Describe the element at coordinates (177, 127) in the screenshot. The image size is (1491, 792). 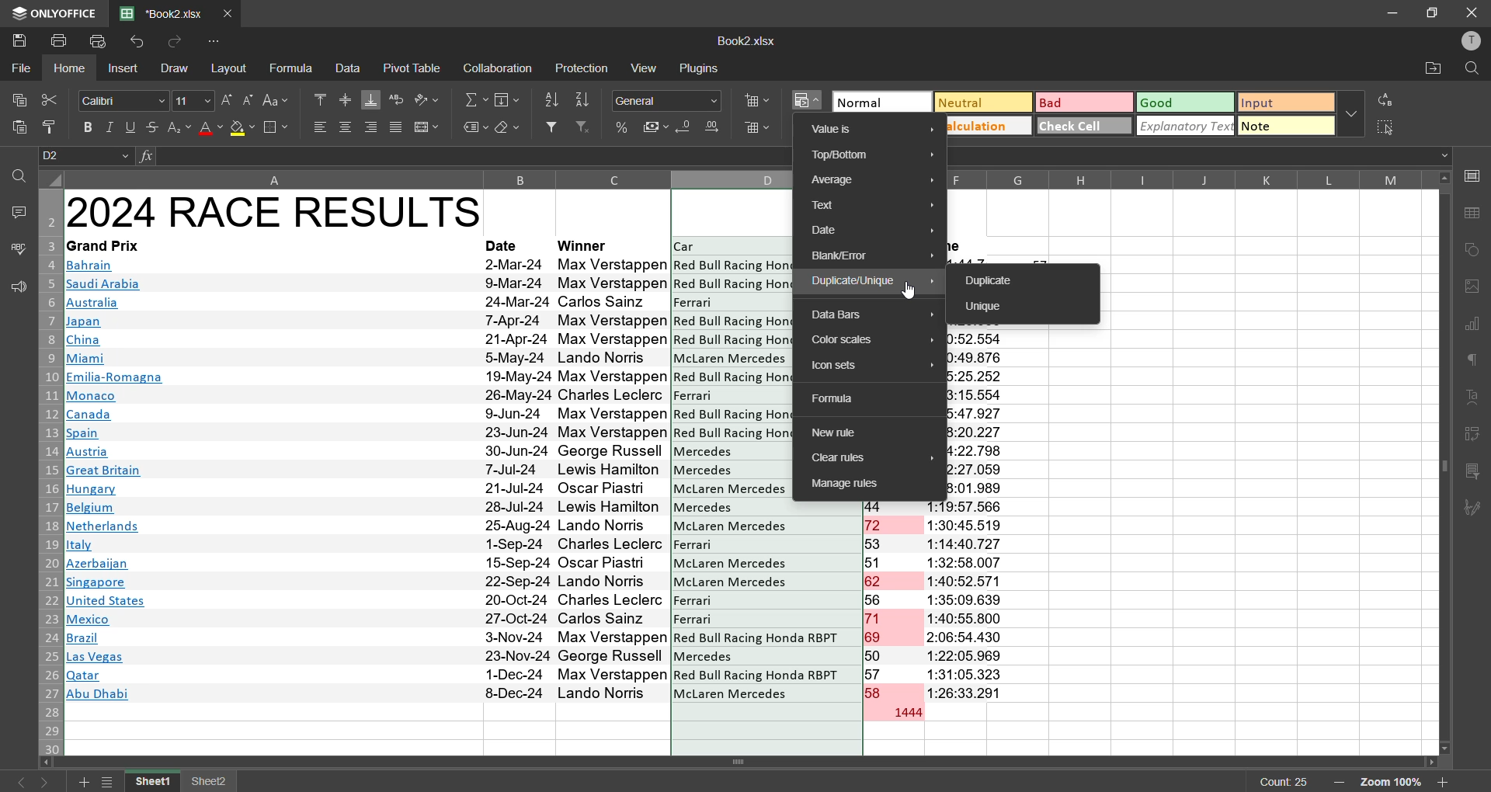
I see `sub/superscript` at that location.